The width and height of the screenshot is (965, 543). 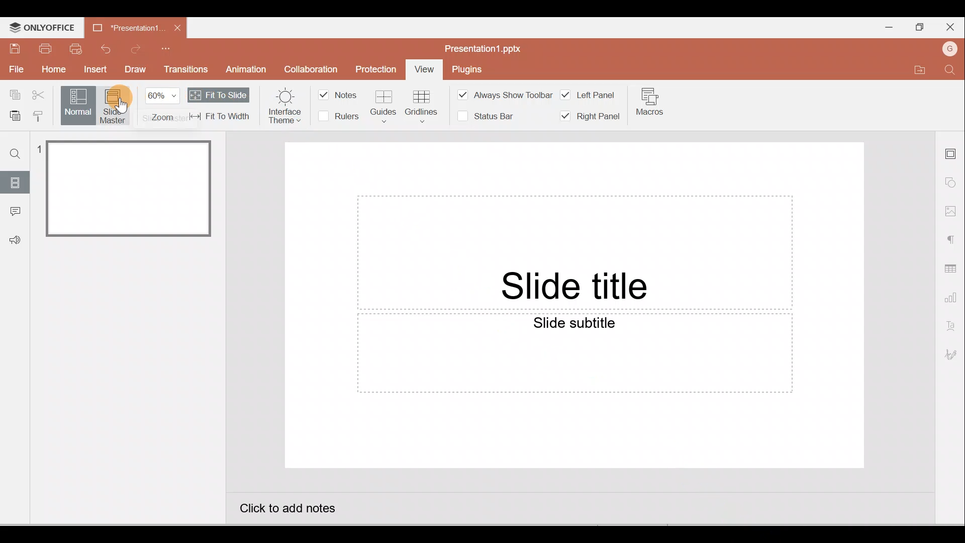 What do you see at coordinates (377, 68) in the screenshot?
I see `Protection` at bounding box center [377, 68].